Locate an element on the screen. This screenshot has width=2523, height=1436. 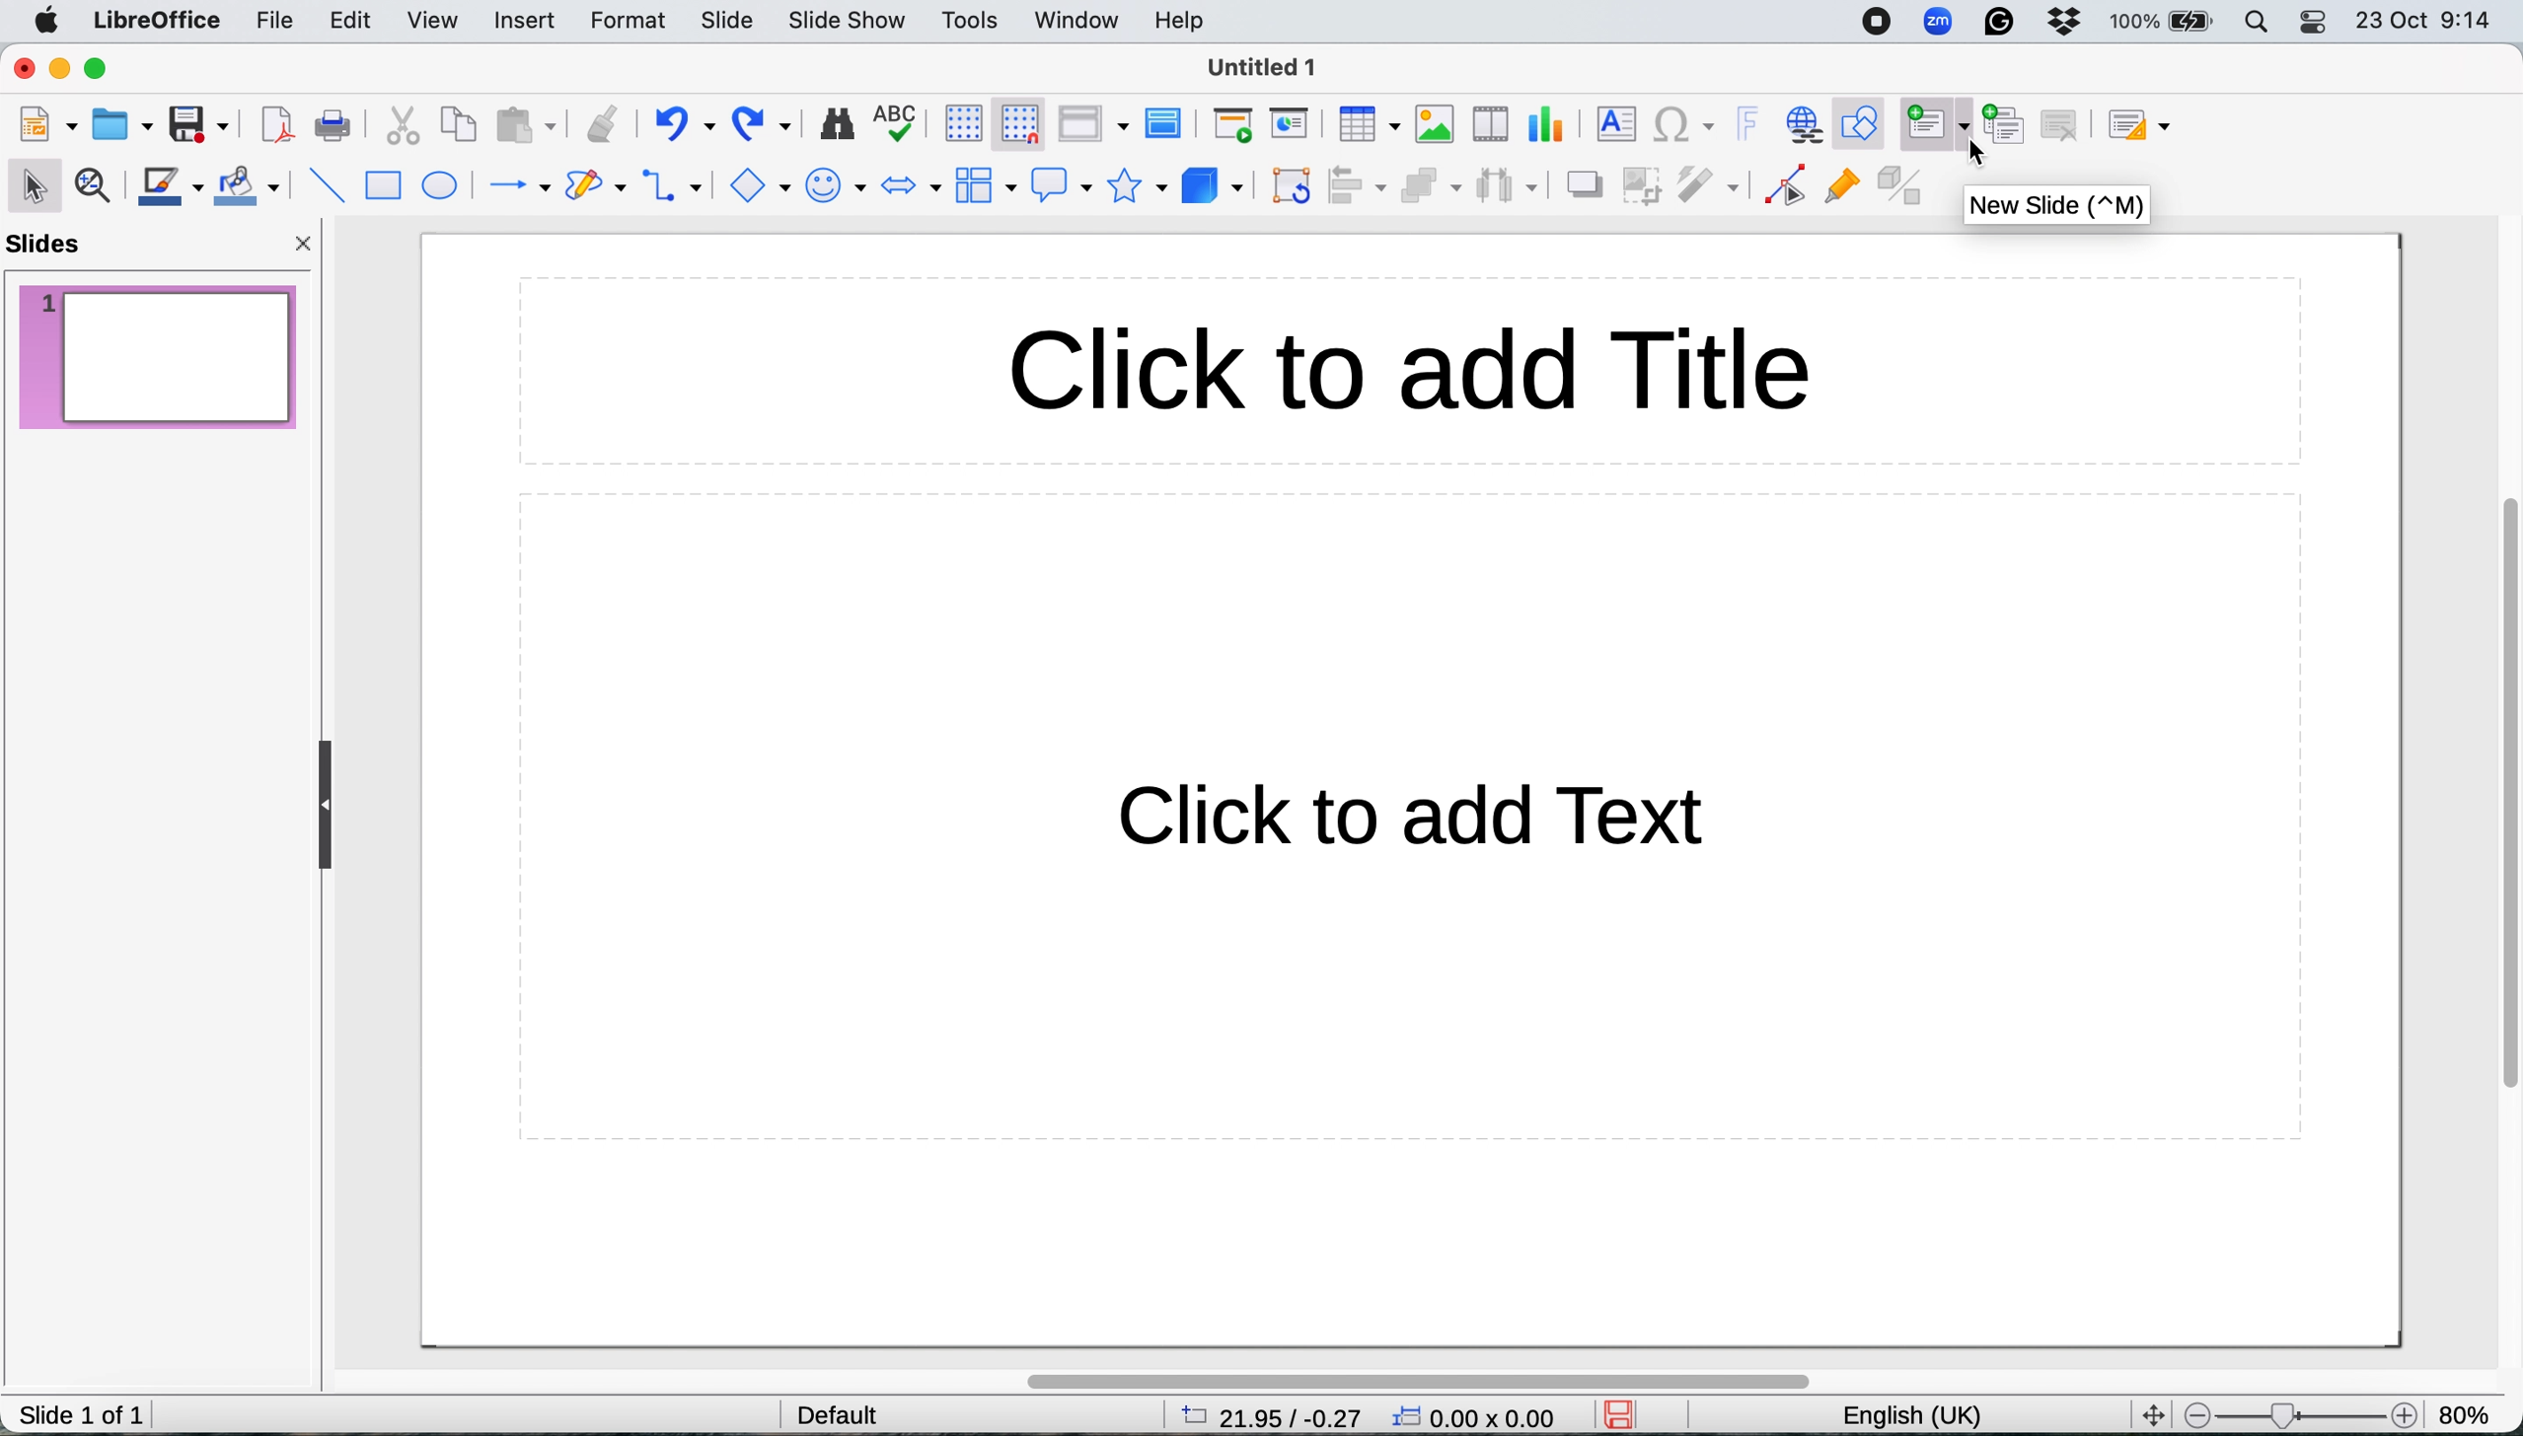
system logo is located at coordinates (44, 23).